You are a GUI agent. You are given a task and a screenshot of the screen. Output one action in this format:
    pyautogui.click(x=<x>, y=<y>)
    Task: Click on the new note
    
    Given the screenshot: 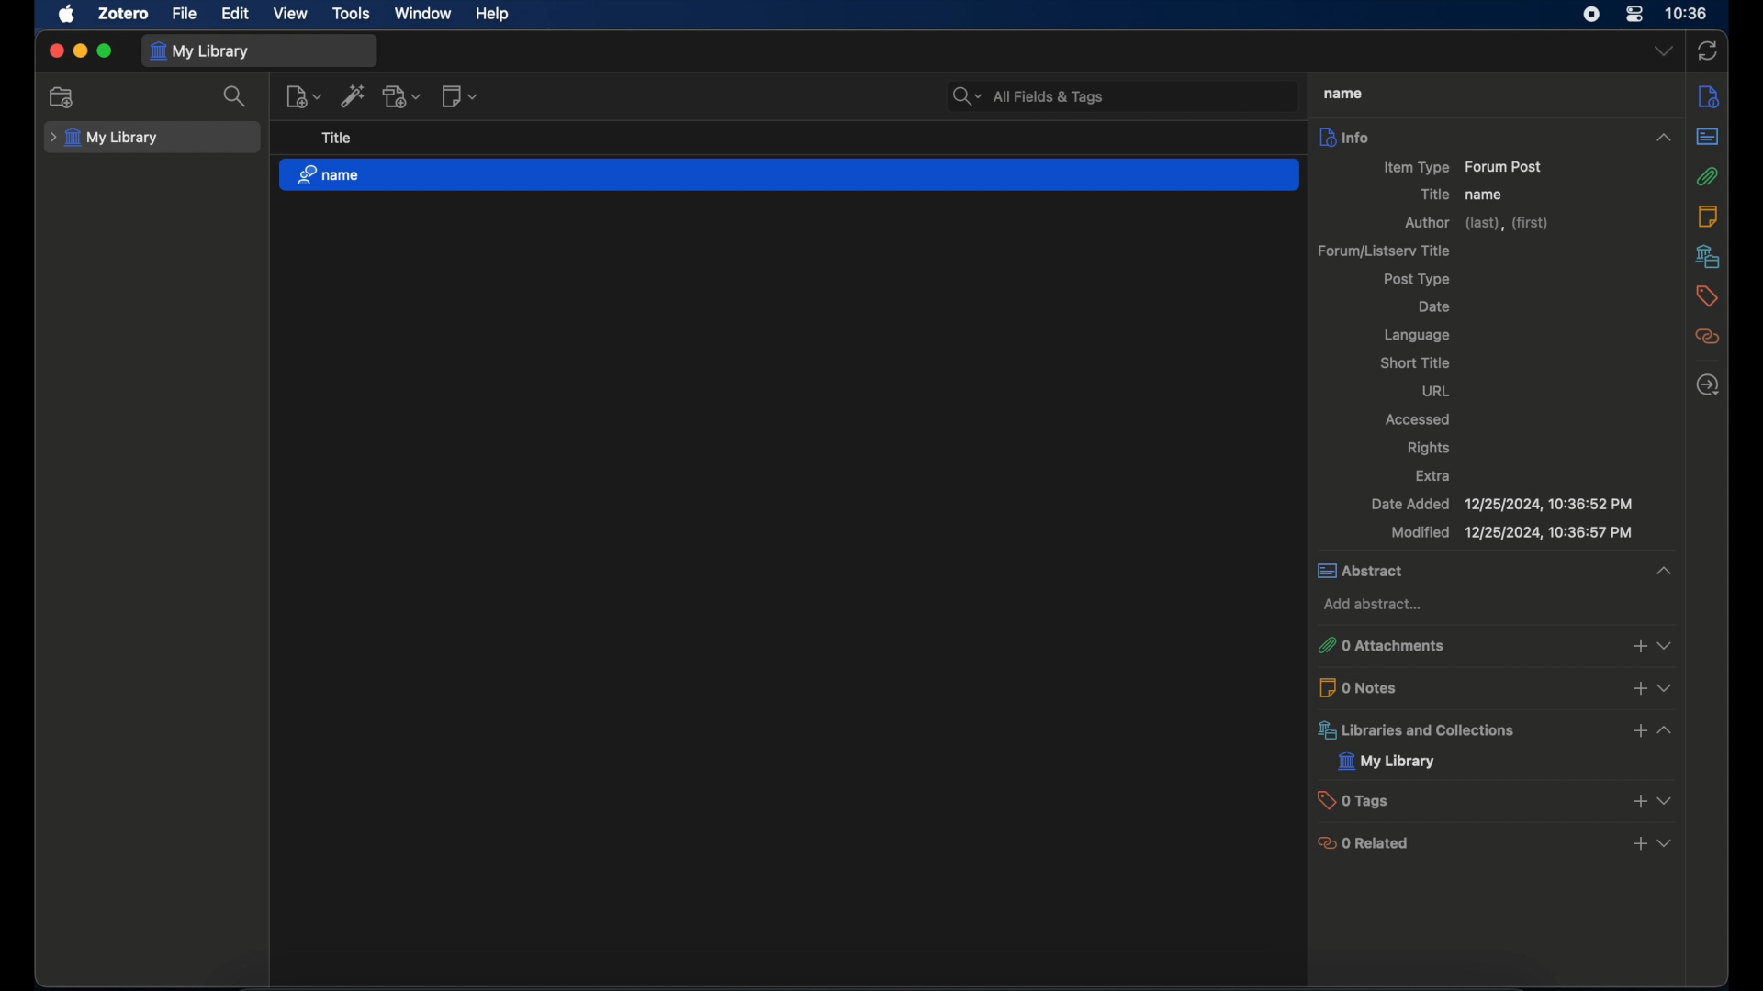 What is the action you would take?
    pyautogui.click(x=459, y=95)
    